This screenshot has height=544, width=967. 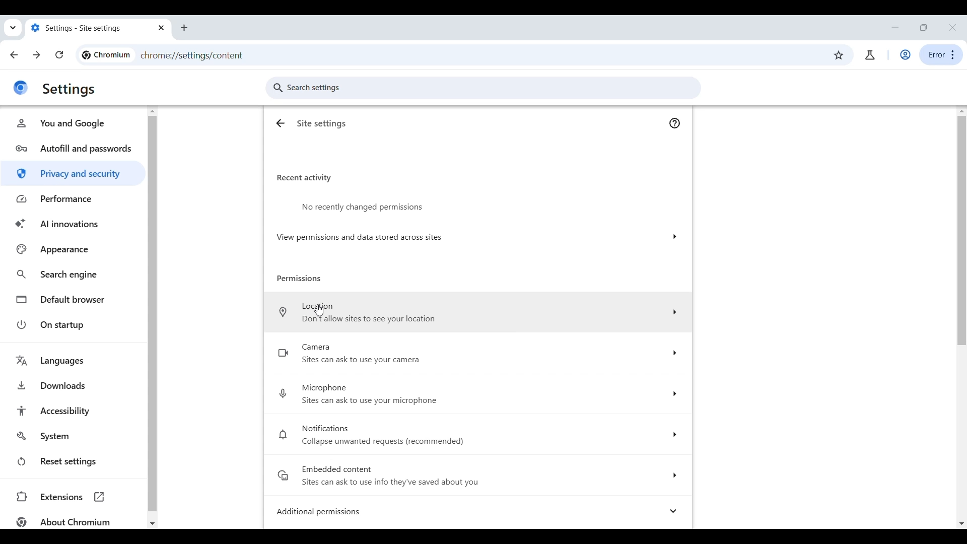 What do you see at coordinates (477, 435) in the screenshot?
I see `Notifications: collapse unwanted requests (recommended)` at bounding box center [477, 435].